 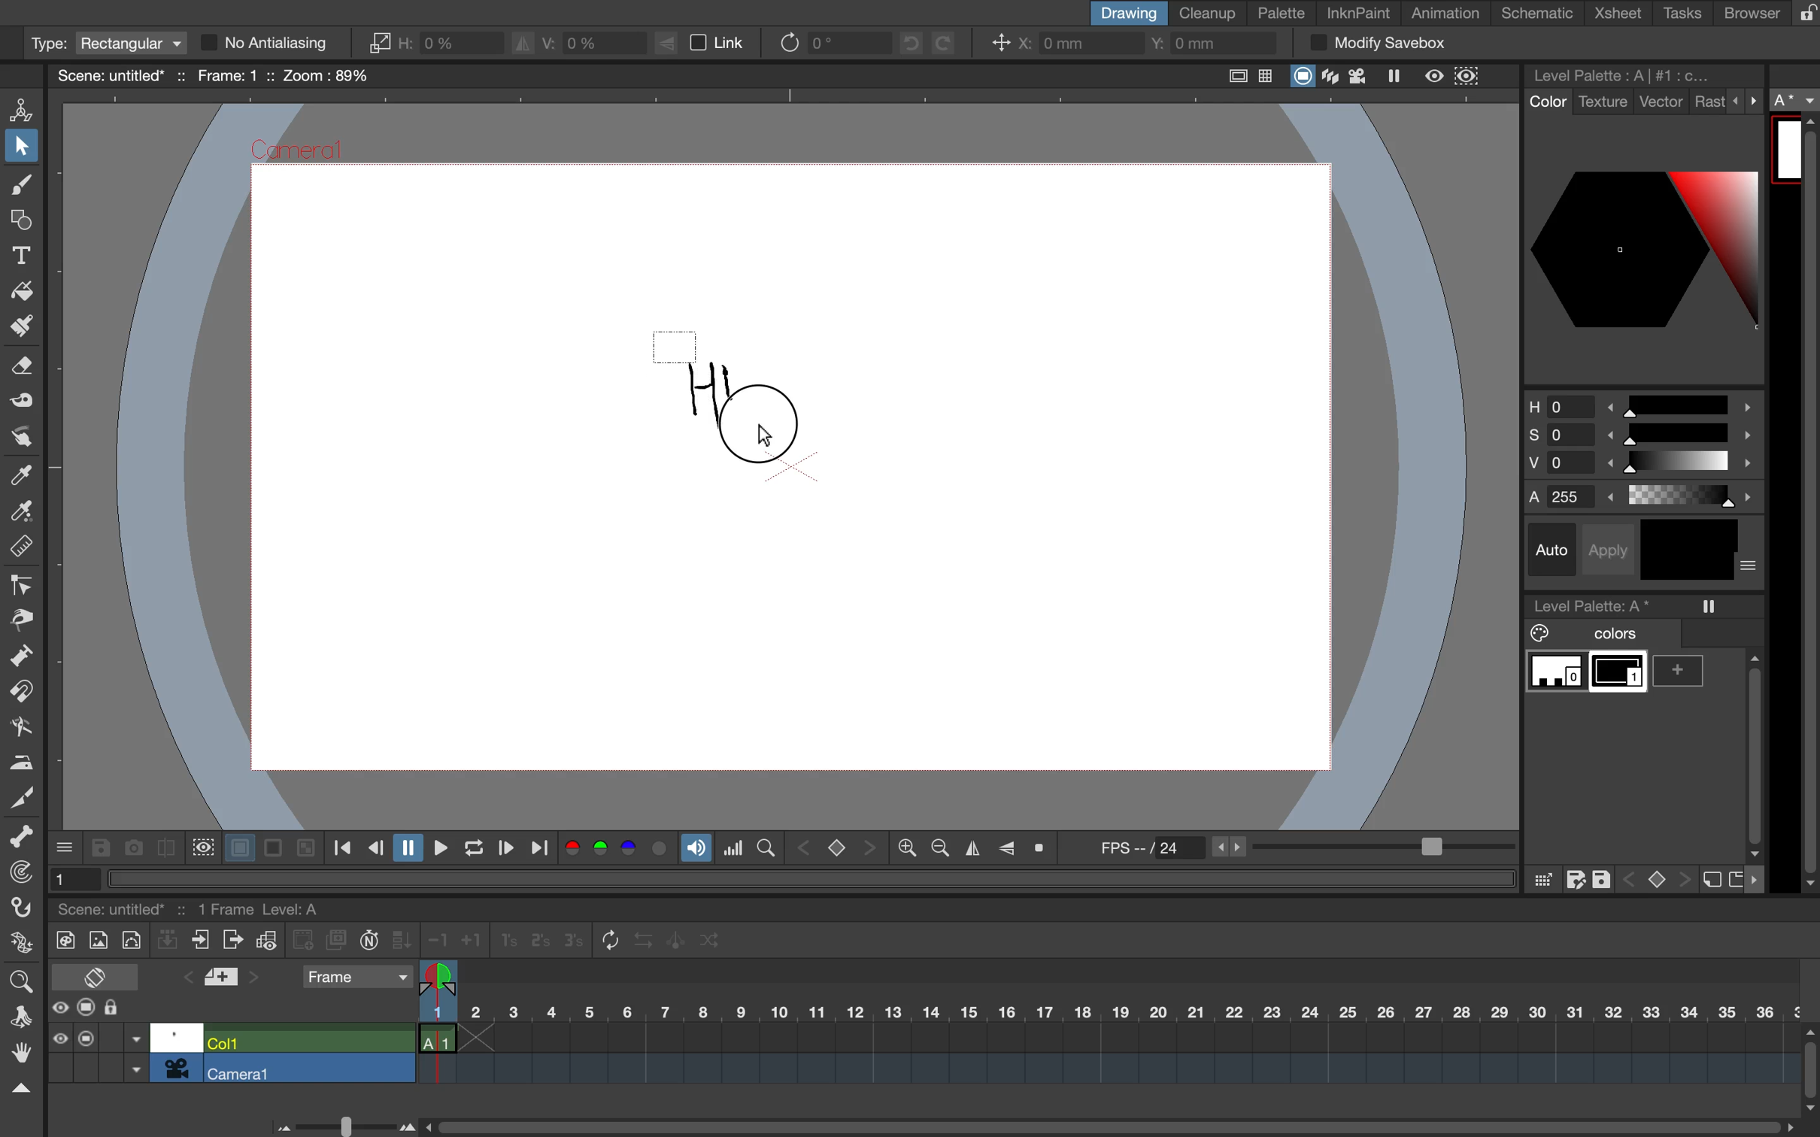 What do you see at coordinates (1796, 101) in the screenshot?
I see `a` at bounding box center [1796, 101].